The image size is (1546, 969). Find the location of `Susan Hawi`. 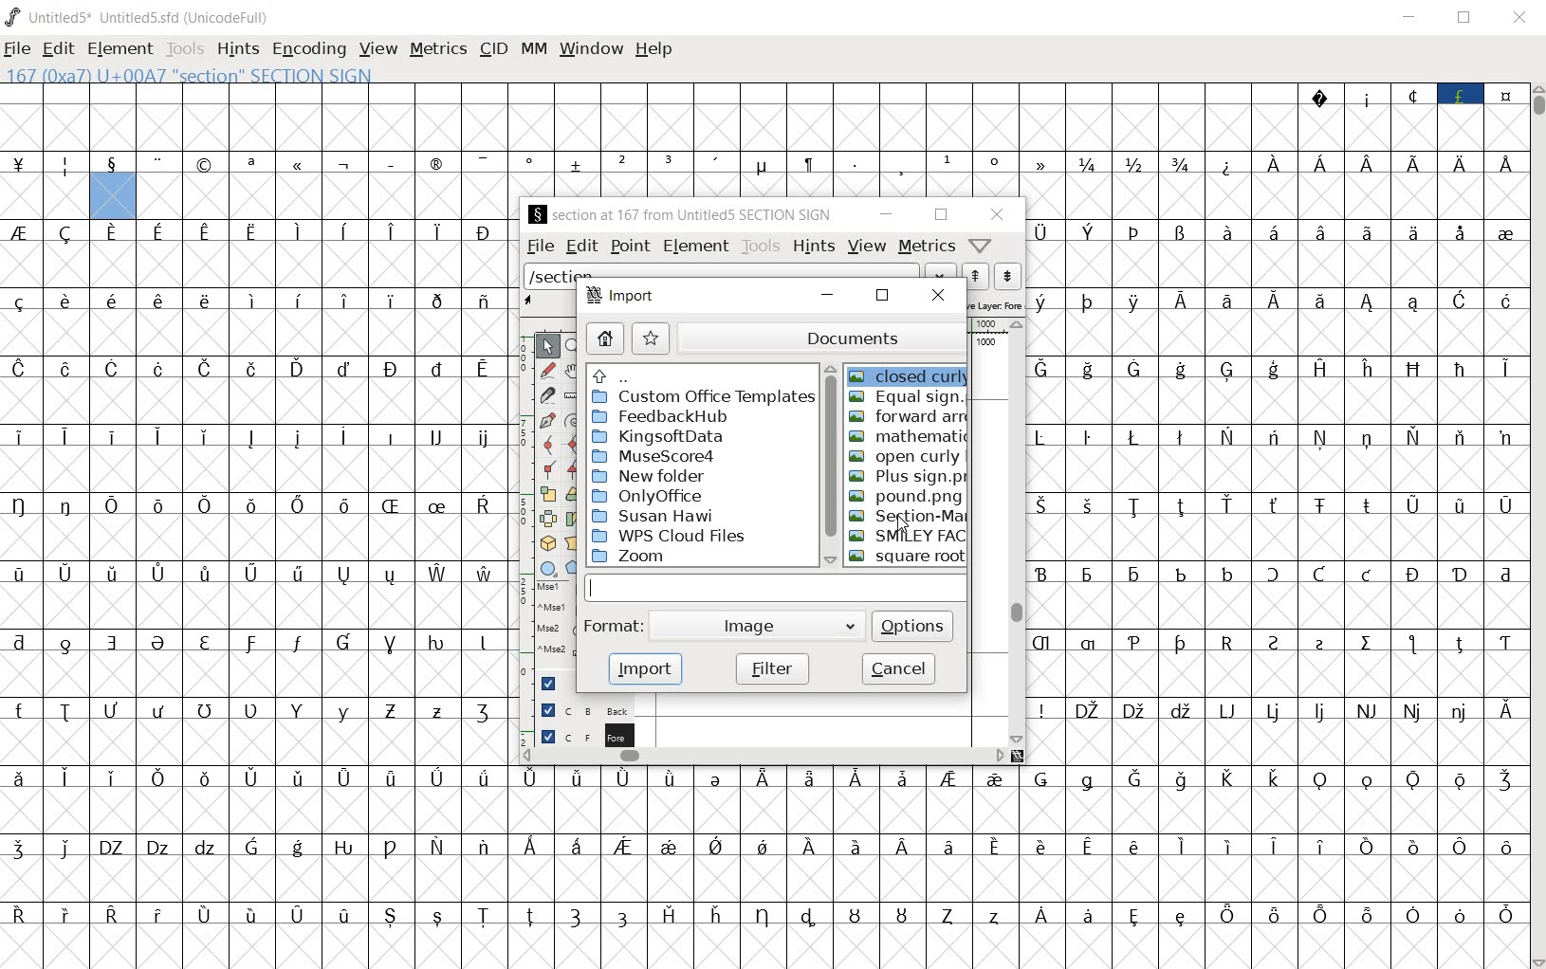

Susan Hawi is located at coordinates (655, 516).